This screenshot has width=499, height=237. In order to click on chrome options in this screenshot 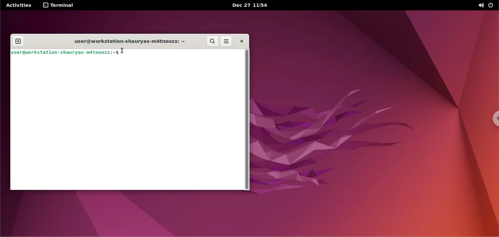, I will do `click(494, 119)`.